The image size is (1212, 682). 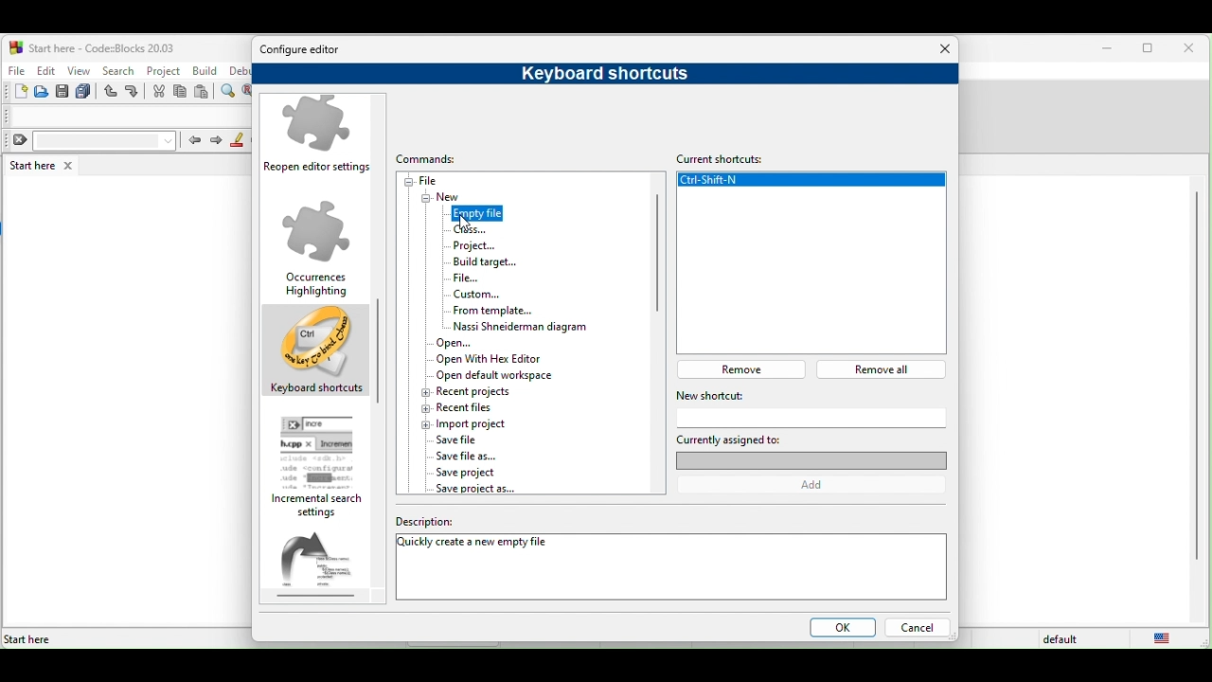 I want to click on Close, so click(x=946, y=49).